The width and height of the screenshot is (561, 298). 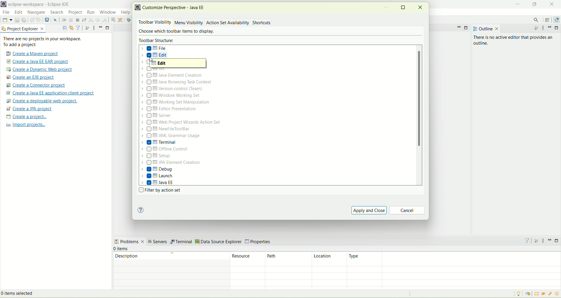 What do you see at coordinates (166, 129) in the screenshot?
I see `newfiletoolbar` at bounding box center [166, 129].